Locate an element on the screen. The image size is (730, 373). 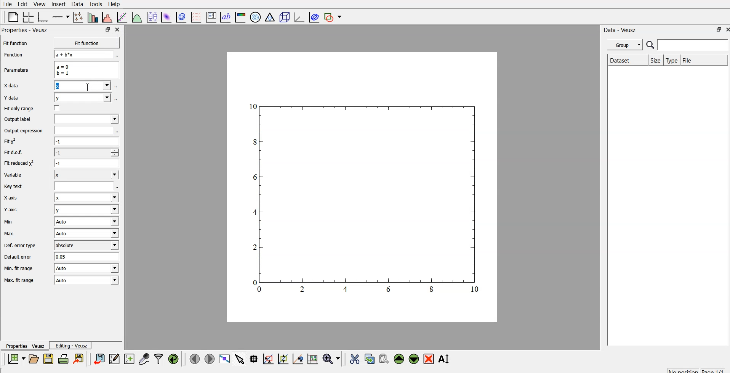
zoom functions menu is located at coordinates (331, 360).